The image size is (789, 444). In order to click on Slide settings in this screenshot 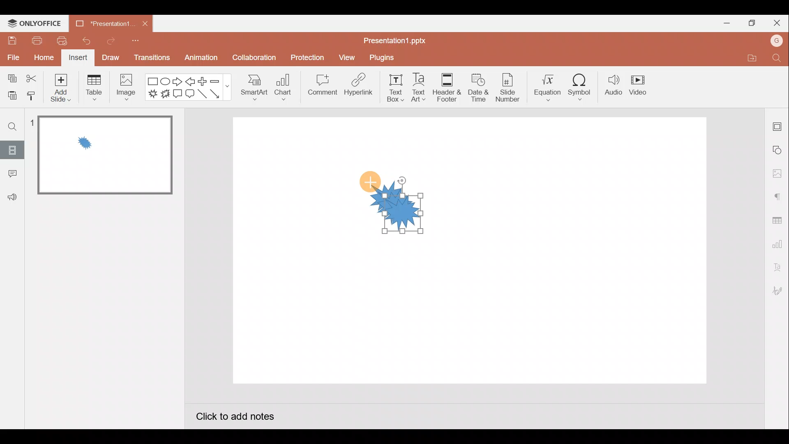, I will do `click(778, 124)`.